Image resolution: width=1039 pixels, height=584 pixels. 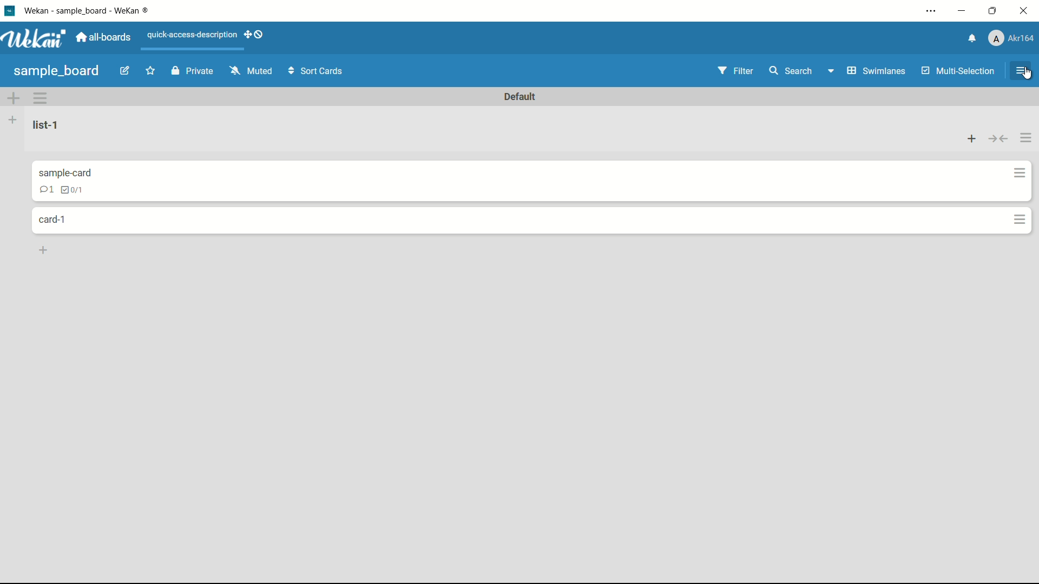 What do you see at coordinates (738, 74) in the screenshot?
I see `filter` at bounding box center [738, 74].